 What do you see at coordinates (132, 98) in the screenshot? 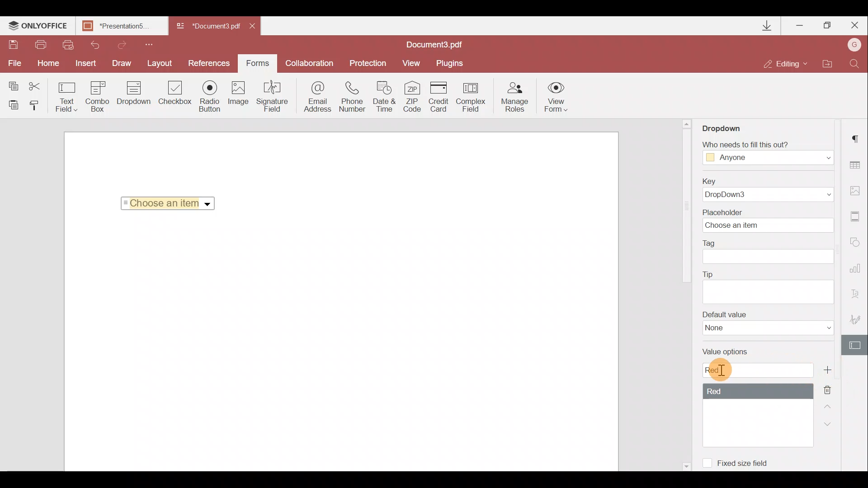
I see `Dropdown` at bounding box center [132, 98].